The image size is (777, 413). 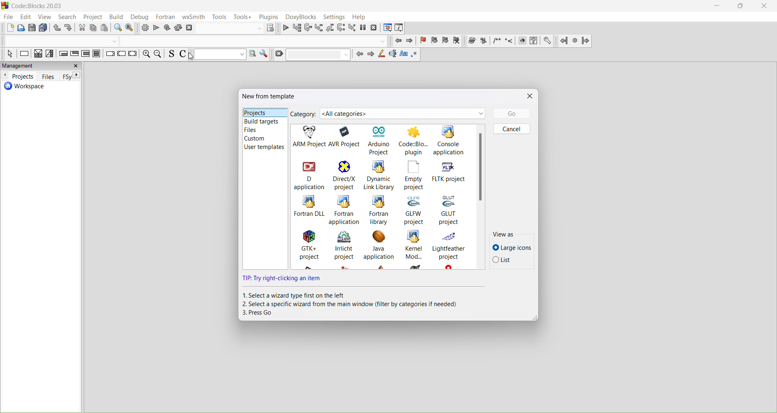 I want to click on go, so click(x=510, y=113).